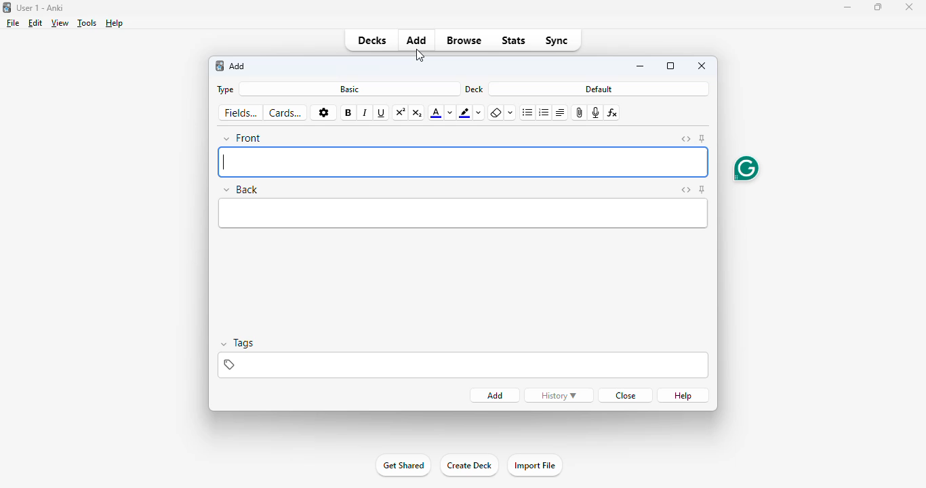  Describe the element at coordinates (641, 67) in the screenshot. I see `minimize` at that location.